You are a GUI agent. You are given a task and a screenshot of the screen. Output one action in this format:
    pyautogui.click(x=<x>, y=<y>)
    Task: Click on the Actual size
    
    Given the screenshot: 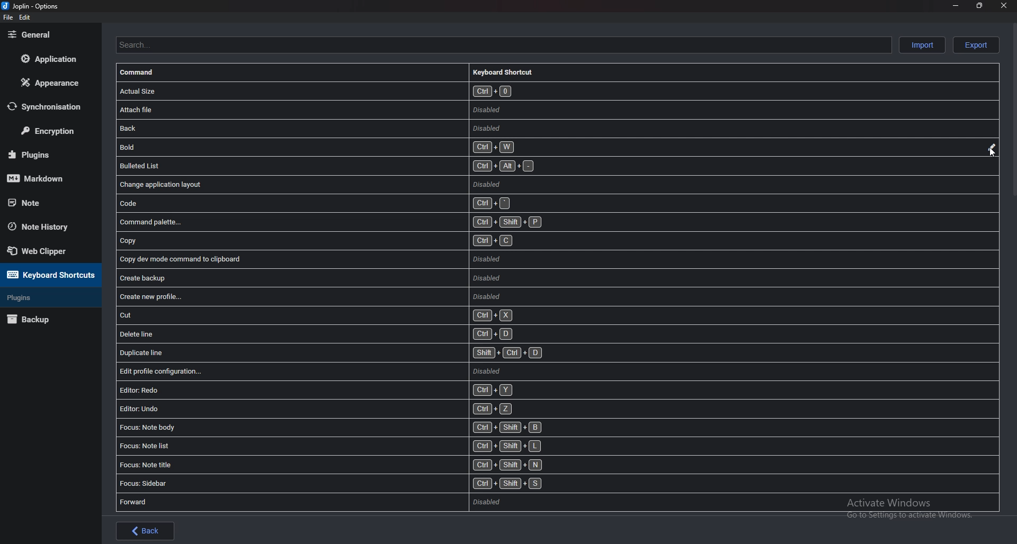 What is the action you would take?
    pyautogui.click(x=440, y=91)
    